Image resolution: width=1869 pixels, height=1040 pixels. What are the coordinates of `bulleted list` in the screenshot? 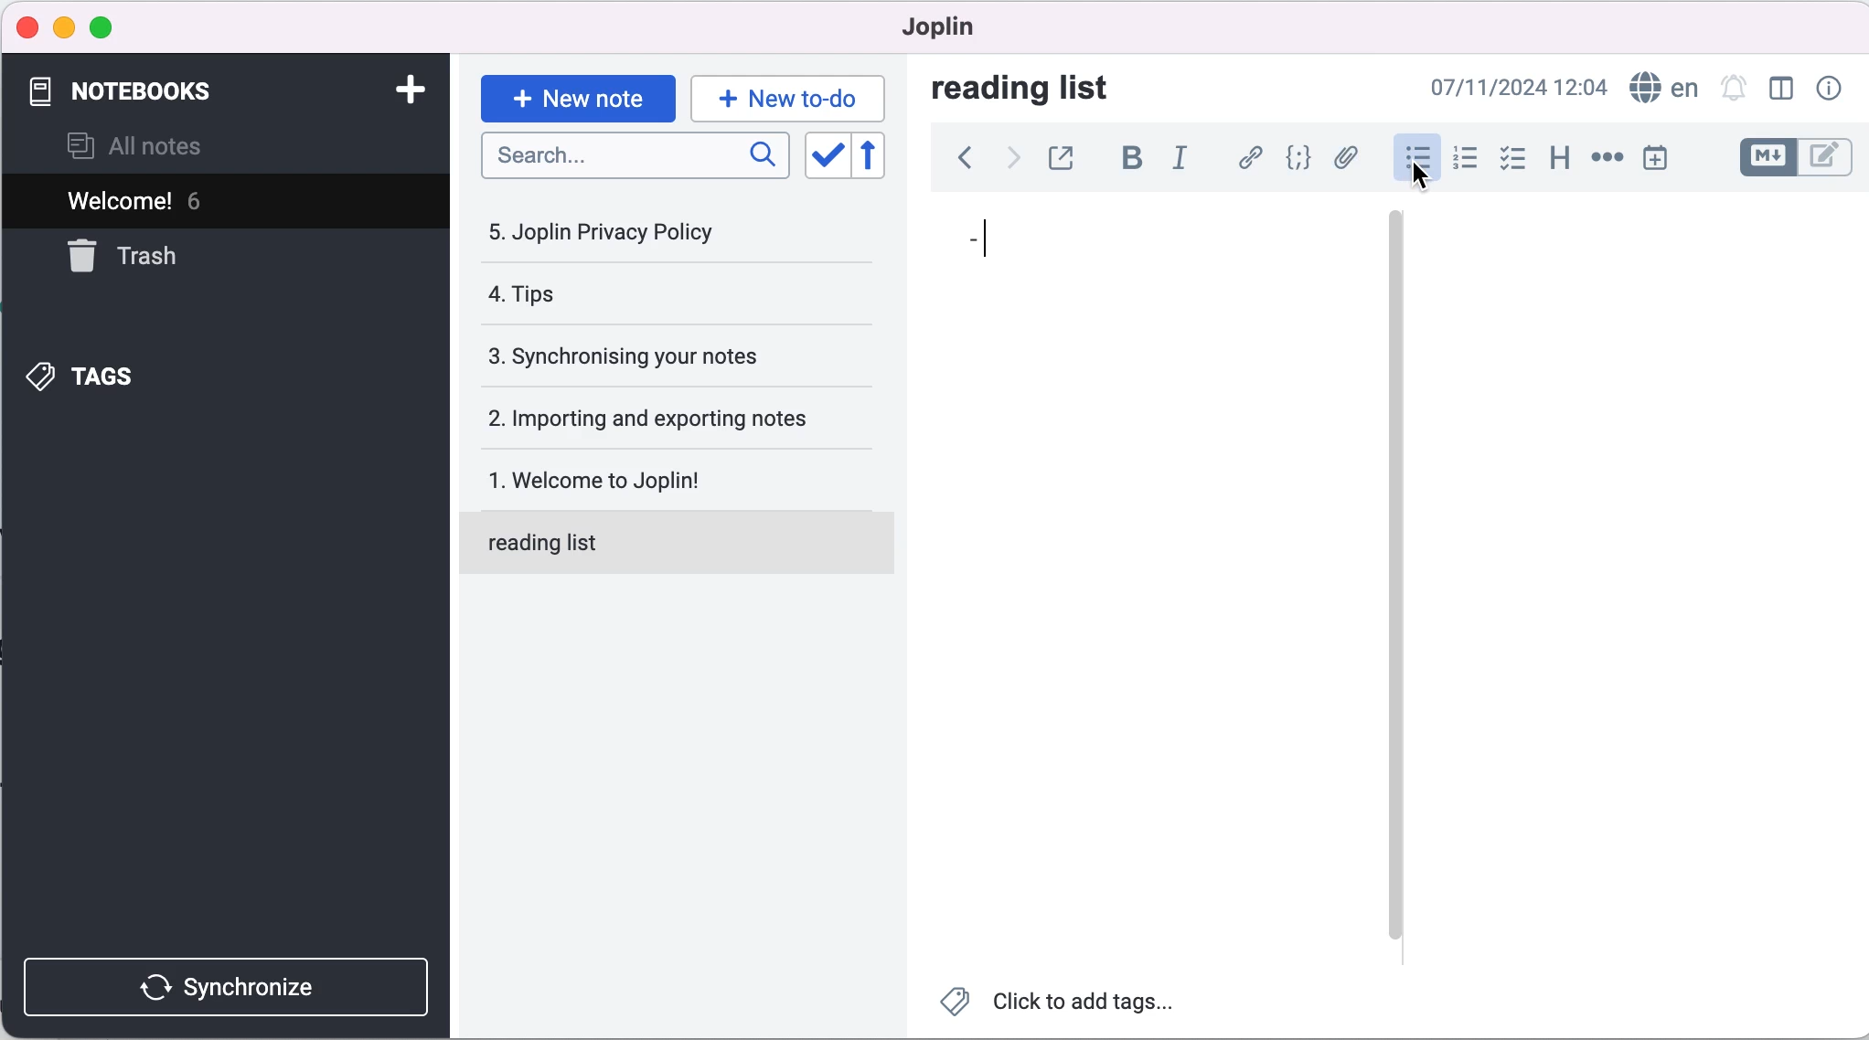 It's located at (1409, 162).